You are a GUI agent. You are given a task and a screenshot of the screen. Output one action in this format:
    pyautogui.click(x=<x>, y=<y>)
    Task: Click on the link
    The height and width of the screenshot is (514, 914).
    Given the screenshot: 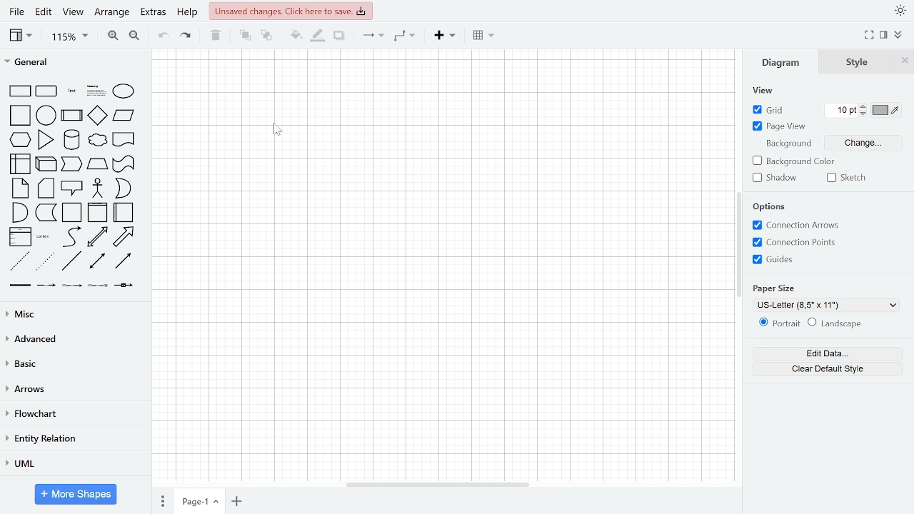 What is the action you would take?
    pyautogui.click(x=20, y=286)
    